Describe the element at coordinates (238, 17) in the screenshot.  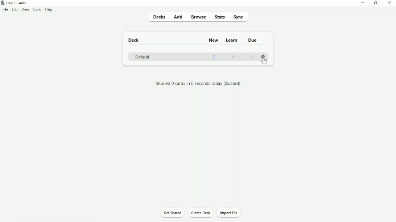
I see `Sync` at that location.